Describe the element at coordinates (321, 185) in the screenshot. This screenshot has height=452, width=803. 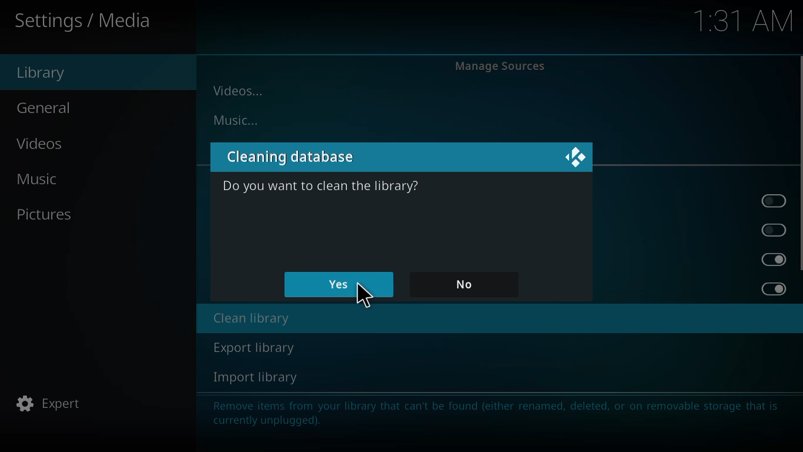
I see `confirm clean` at that location.